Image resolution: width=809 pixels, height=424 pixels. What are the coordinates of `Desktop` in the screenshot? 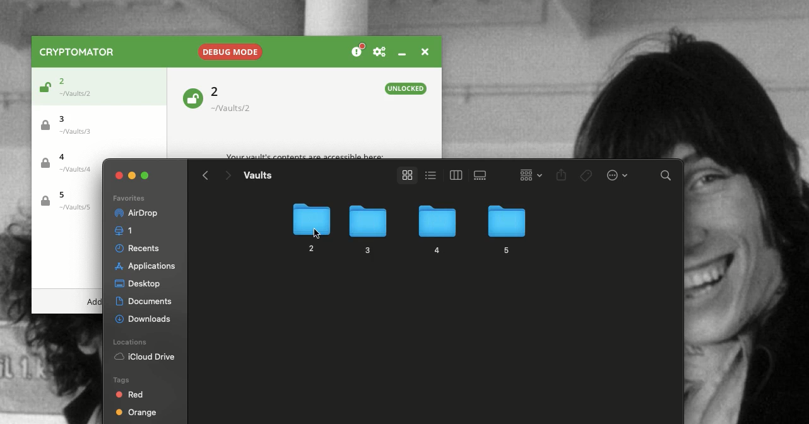 It's located at (138, 285).